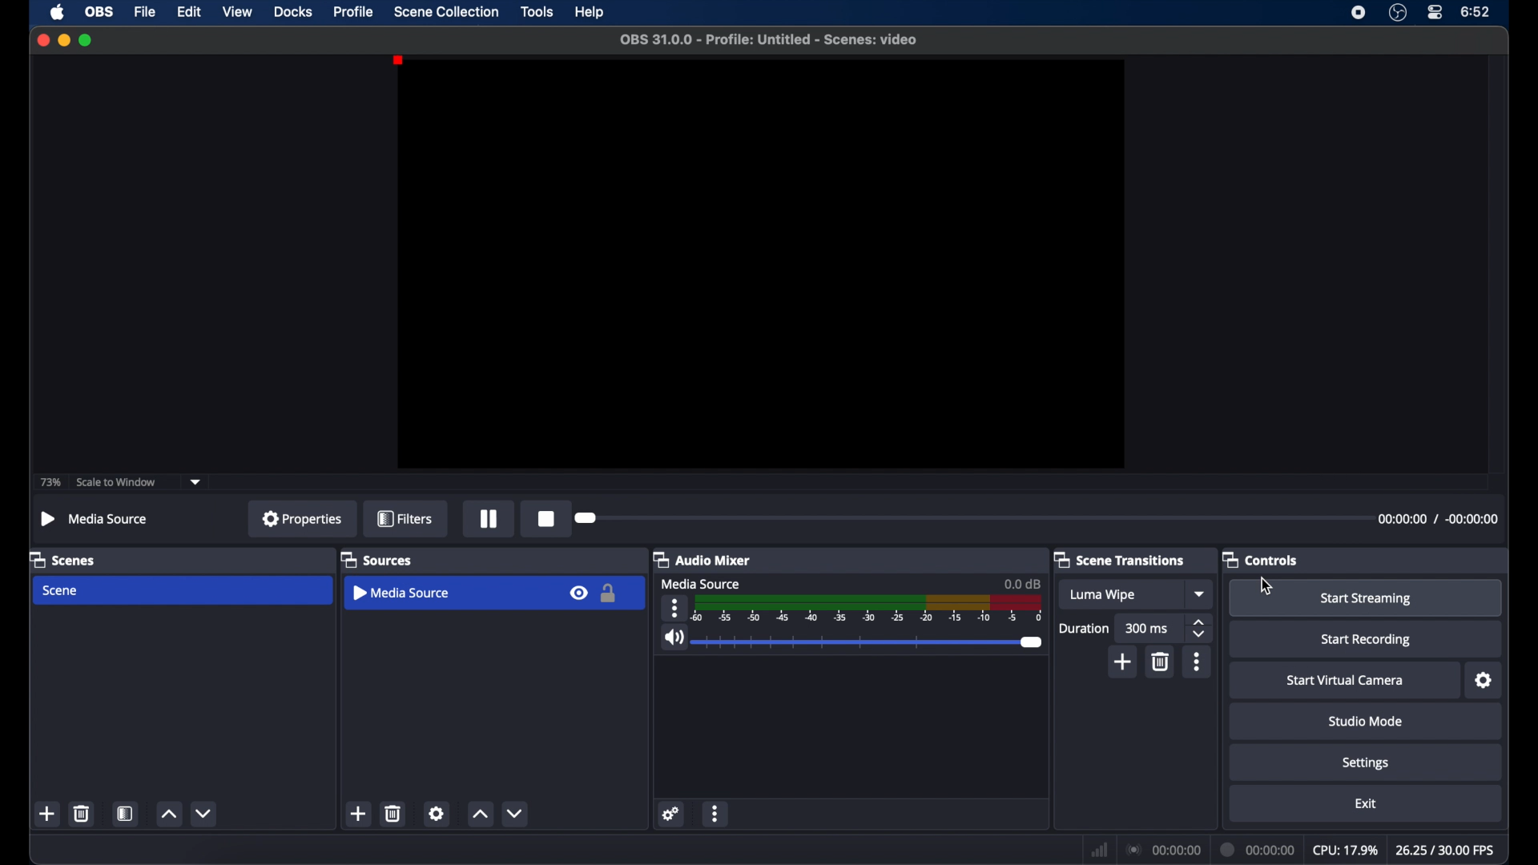  Describe the element at coordinates (117, 482) in the screenshot. I see `scale to window` at that location.